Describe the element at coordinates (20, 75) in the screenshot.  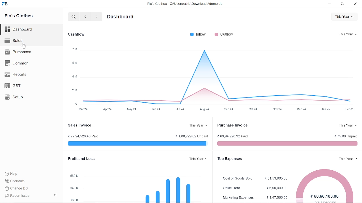
I see `Reports.` at that location.